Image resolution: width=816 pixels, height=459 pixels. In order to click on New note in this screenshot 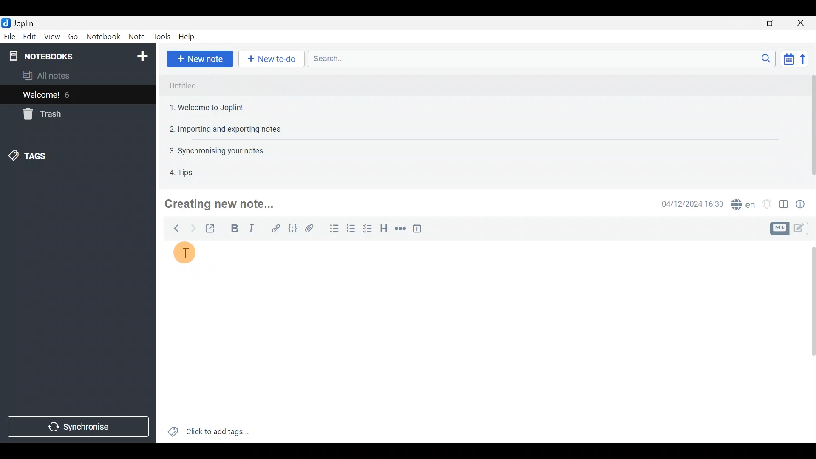, I will do `click(200, 59)`.